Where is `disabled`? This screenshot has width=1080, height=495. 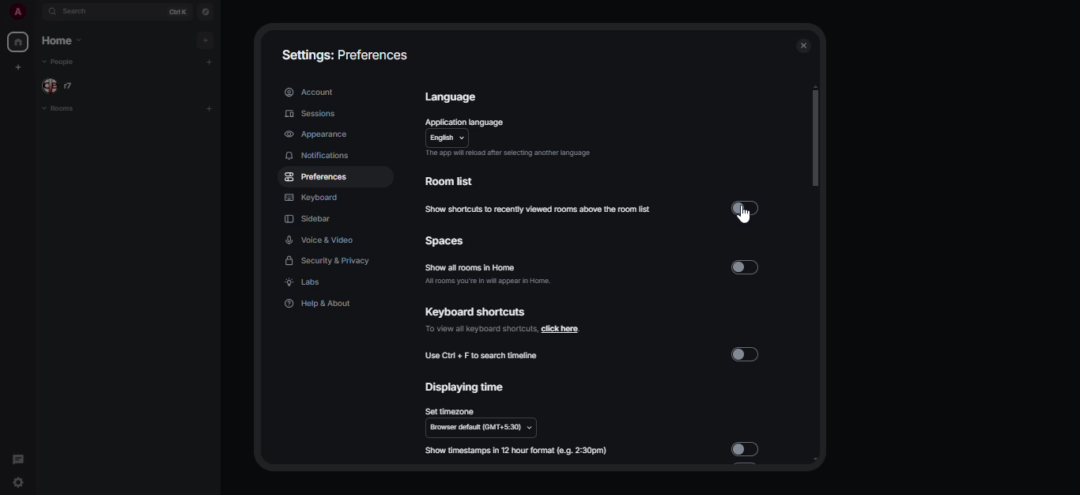 disabled is located at coordinates (746, 266).